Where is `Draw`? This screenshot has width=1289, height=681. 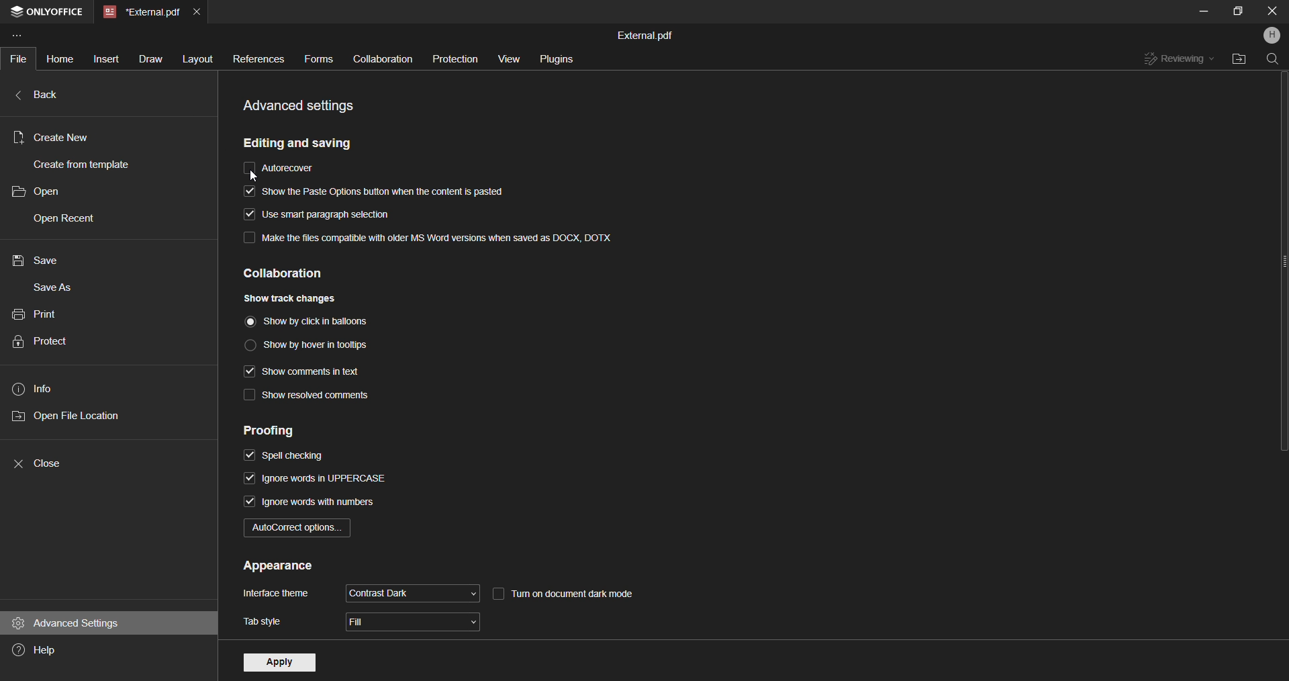
Draw is located at coordinates (149, 60).